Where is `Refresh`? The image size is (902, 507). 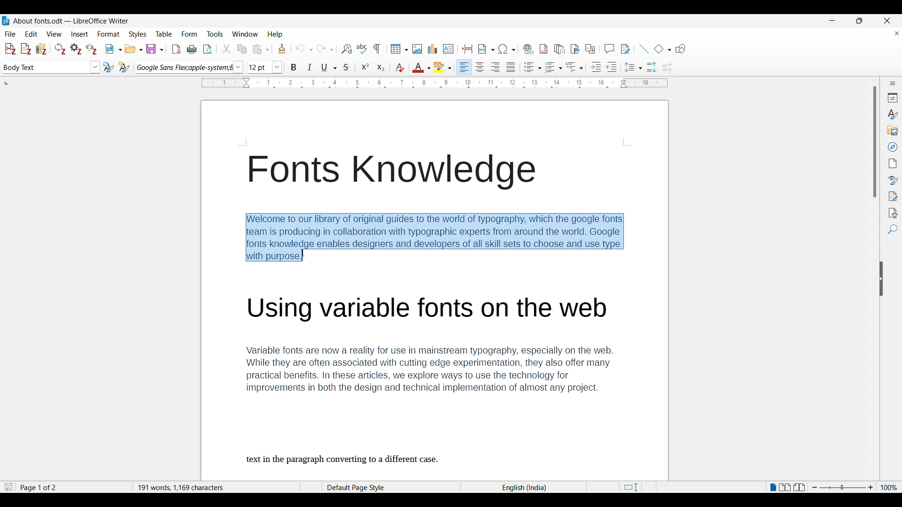 Refresh is located at coordinates (60, 49).